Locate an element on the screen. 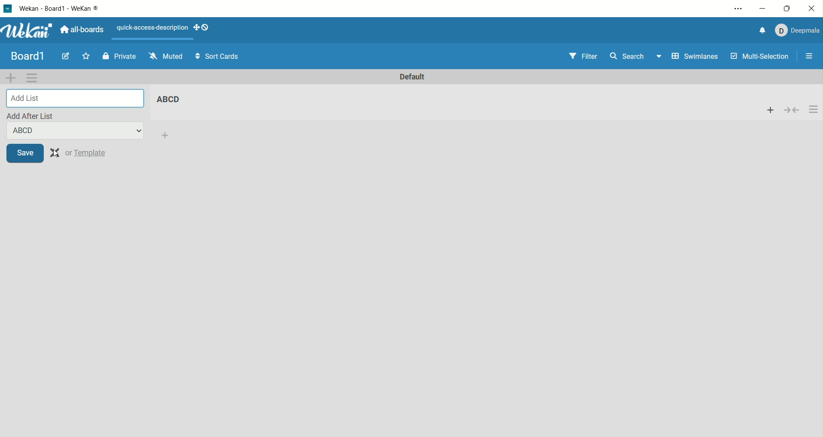 This screenshot has width=823, height=437. show-desktop-drag-handles is located at coordinates (196, 28).